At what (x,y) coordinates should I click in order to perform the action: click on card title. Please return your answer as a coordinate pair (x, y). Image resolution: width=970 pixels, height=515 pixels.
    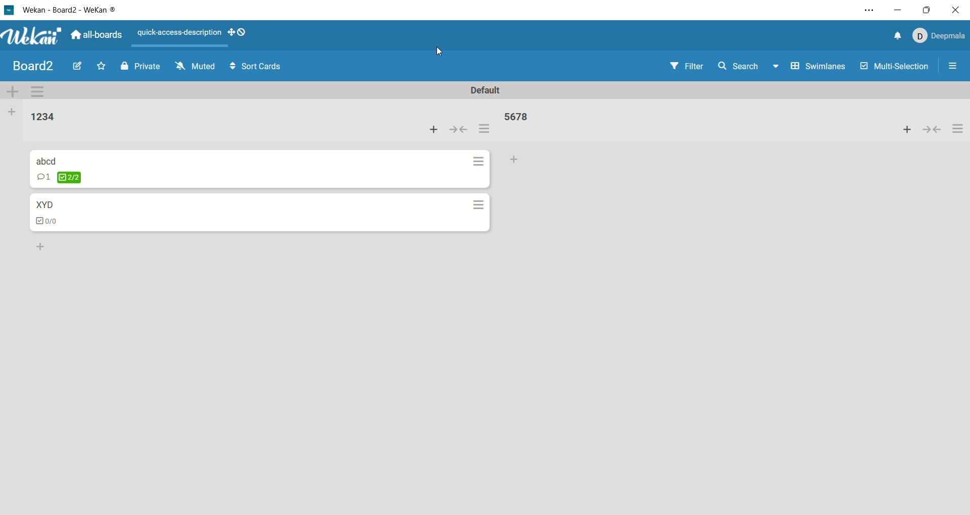
    Looking at the image, I should click on (44, 204).